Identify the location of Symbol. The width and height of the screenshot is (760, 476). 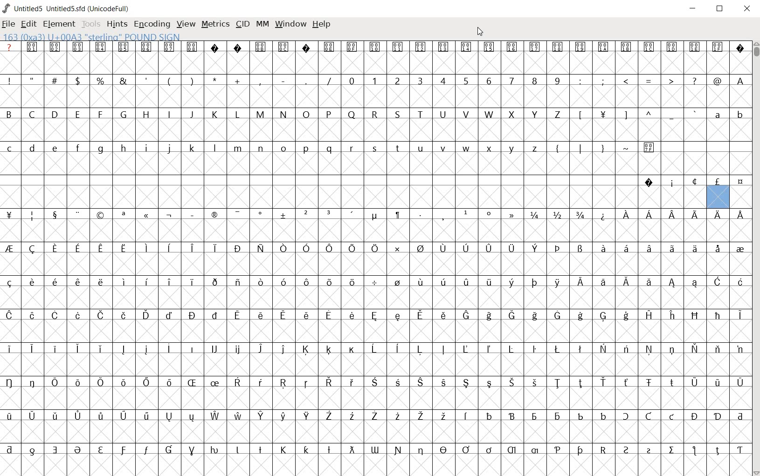
(649, 450).